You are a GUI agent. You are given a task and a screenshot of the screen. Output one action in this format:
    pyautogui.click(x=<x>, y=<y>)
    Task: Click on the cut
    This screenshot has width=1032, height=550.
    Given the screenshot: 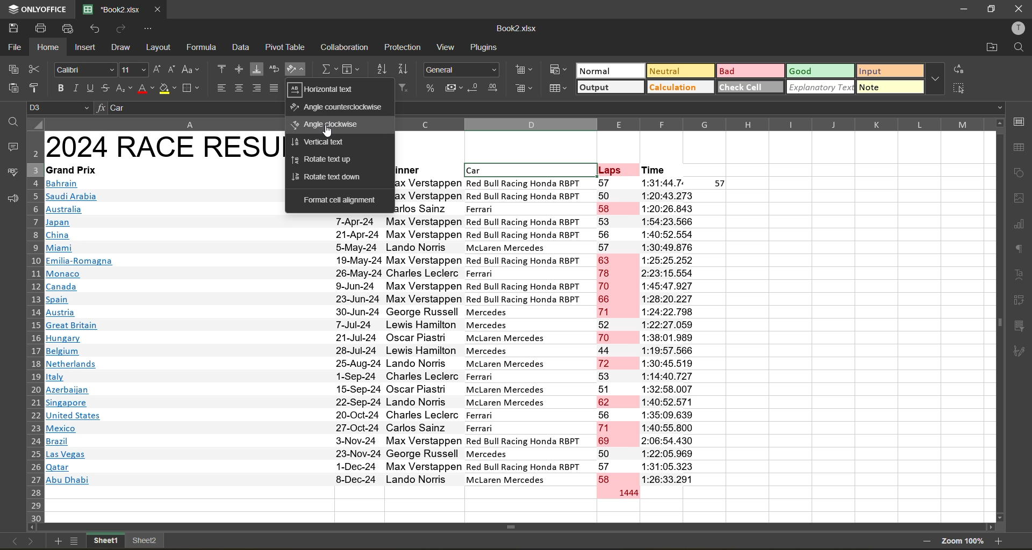 What is the action you would take?
    pyautogui.click(x=35, y=68)
    